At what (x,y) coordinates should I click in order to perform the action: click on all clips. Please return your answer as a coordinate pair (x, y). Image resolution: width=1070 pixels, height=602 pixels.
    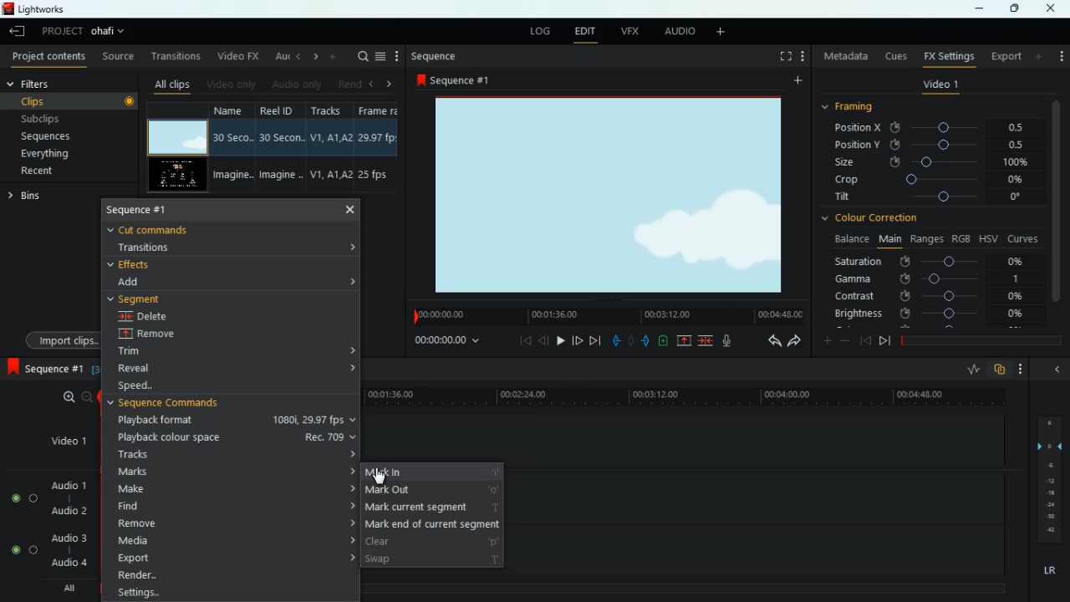
    Looking at the image, I should click on (170, 84).